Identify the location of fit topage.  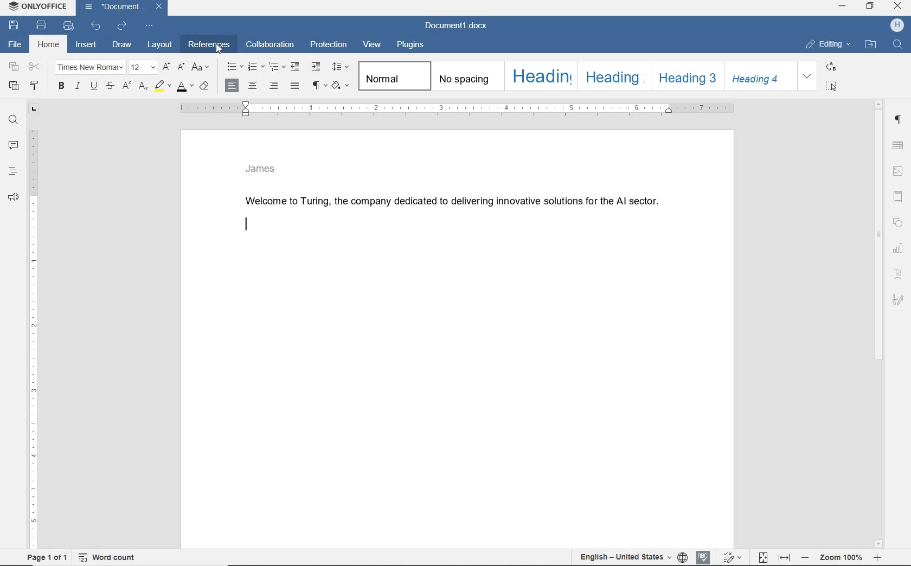
(762, 557).